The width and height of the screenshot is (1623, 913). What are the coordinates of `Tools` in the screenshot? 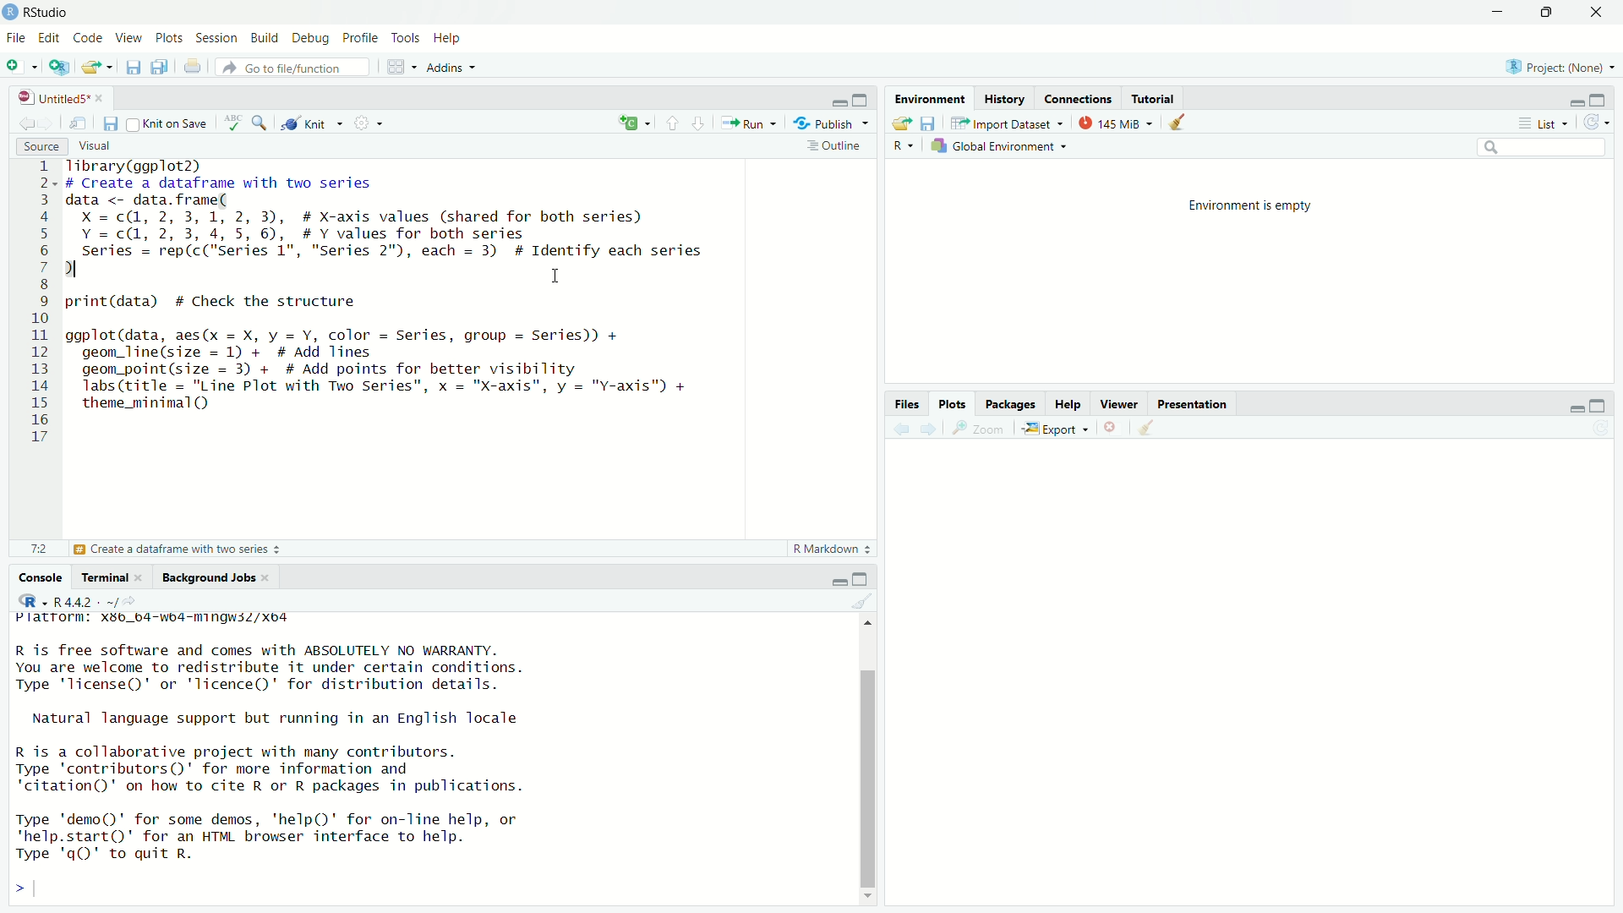 It's located at (409, 41).